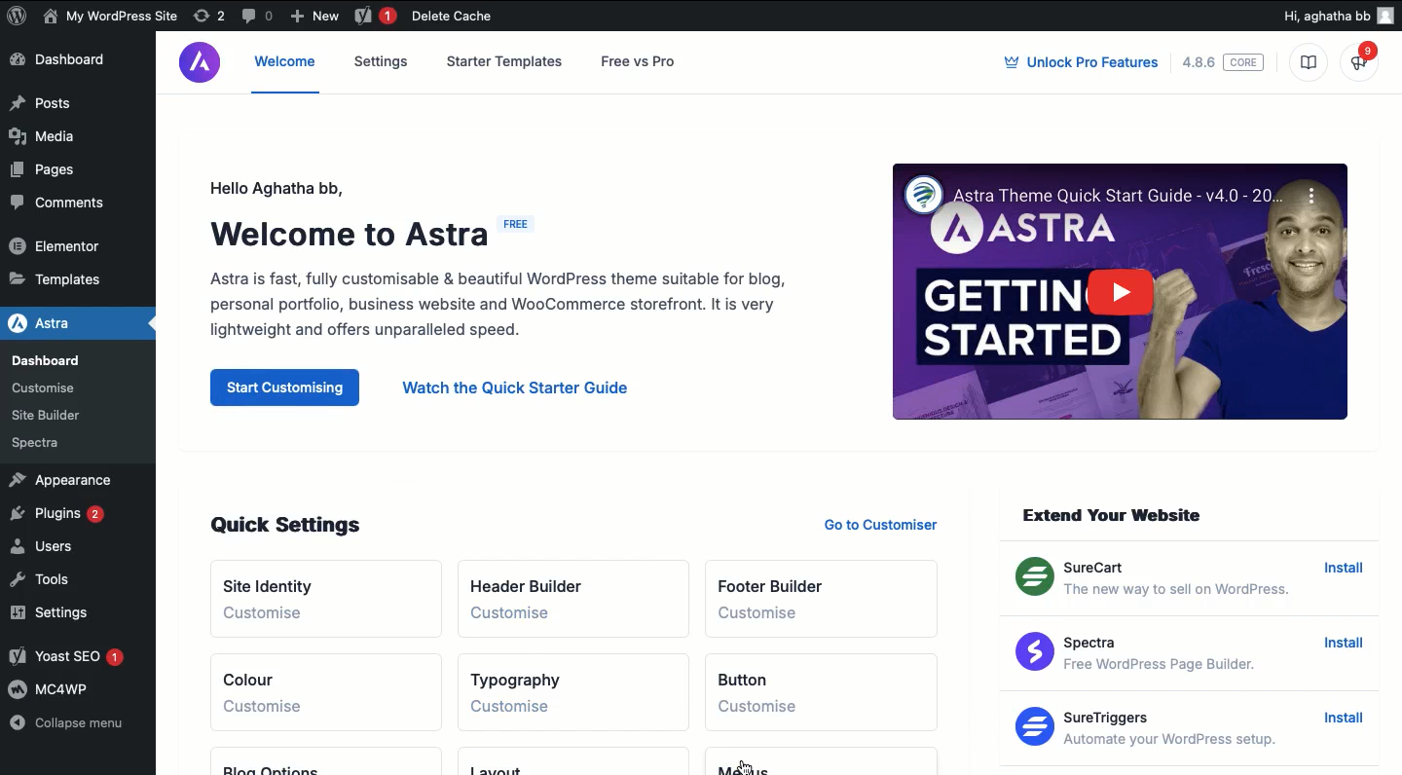  I want to click on New, so click(318, 18).